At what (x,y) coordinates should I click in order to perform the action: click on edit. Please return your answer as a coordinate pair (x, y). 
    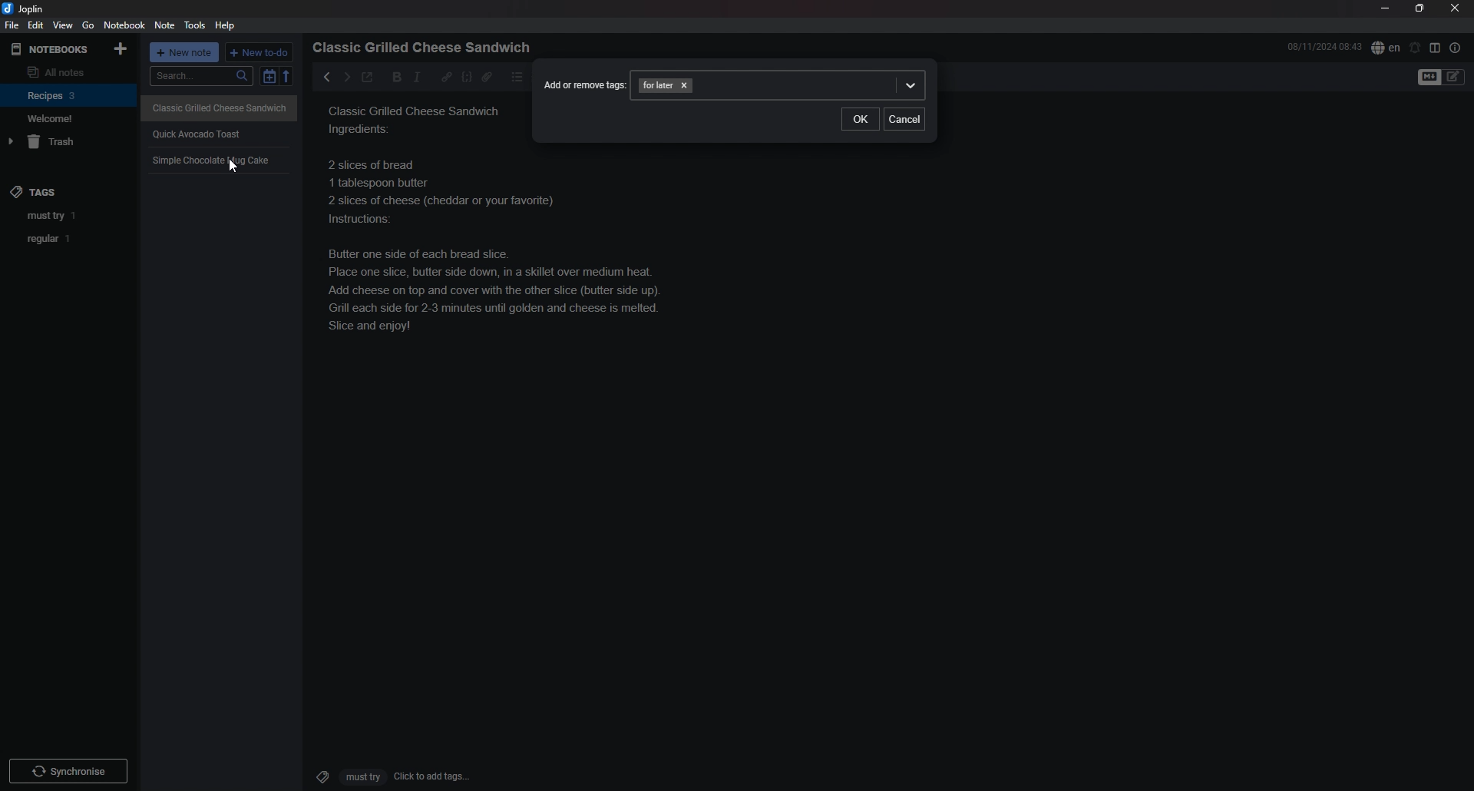
    Looking at the image, I should click on (35, 25).